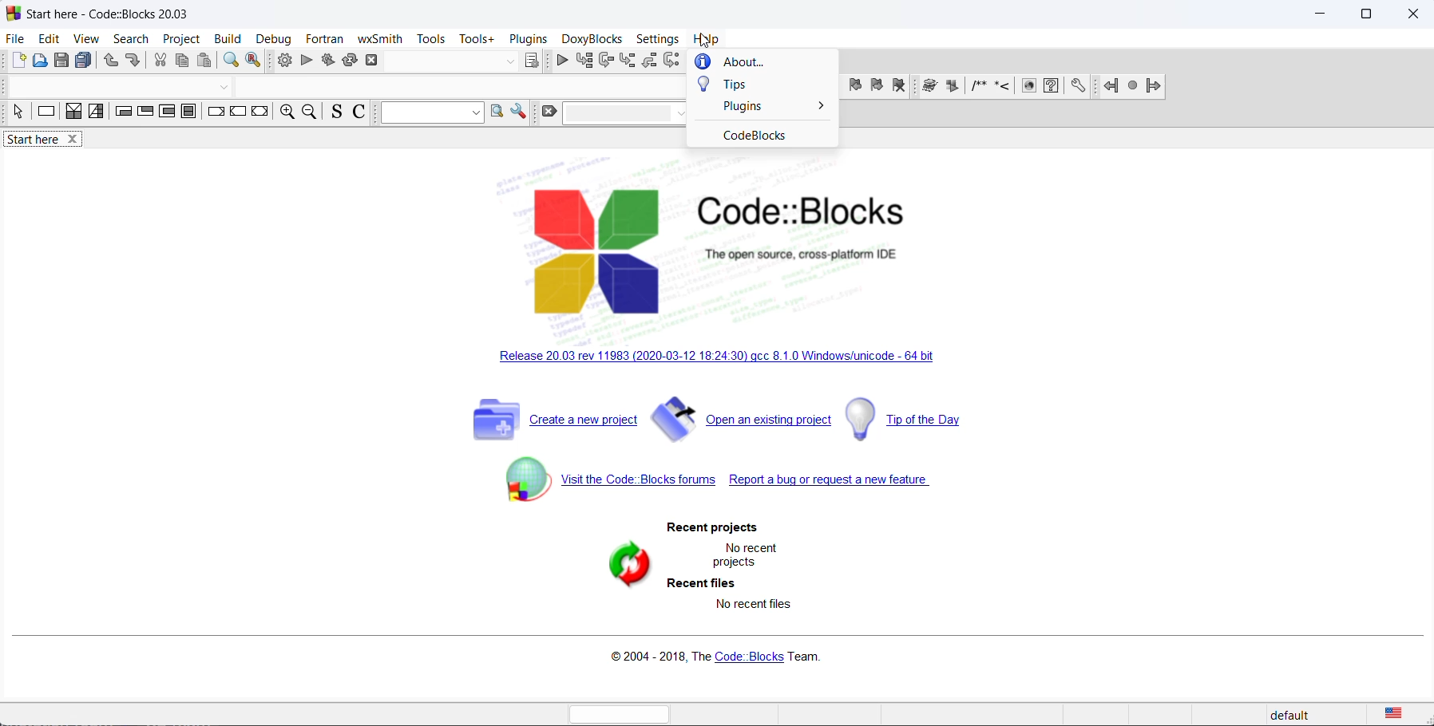 Image resolution: width=1434 pixels, height=726 pixels. I want to click on plugins, so click(527, 37).